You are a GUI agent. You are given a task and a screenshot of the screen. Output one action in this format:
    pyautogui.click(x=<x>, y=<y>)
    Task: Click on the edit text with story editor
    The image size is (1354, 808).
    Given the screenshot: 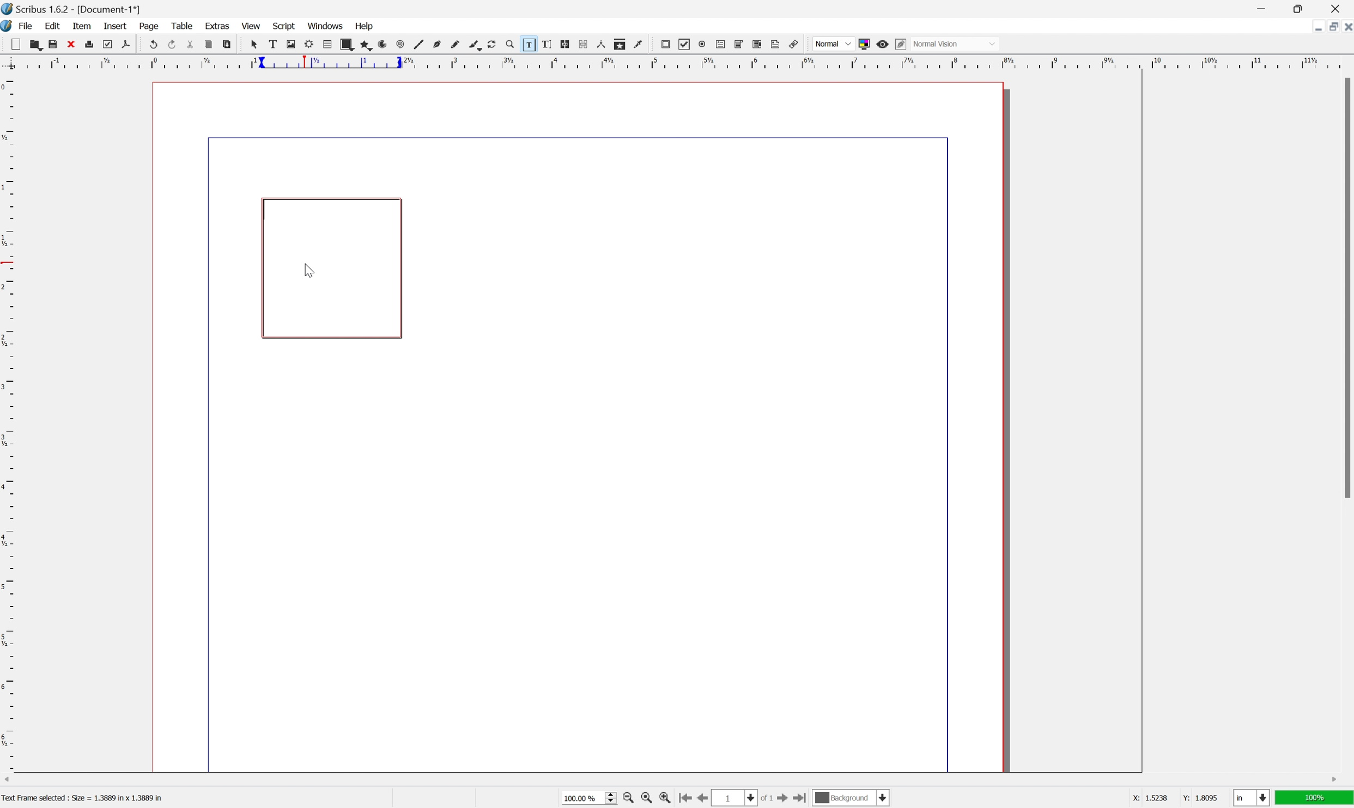 What is the action you would take?
    pyautogui.click(x=546, y=44)
    